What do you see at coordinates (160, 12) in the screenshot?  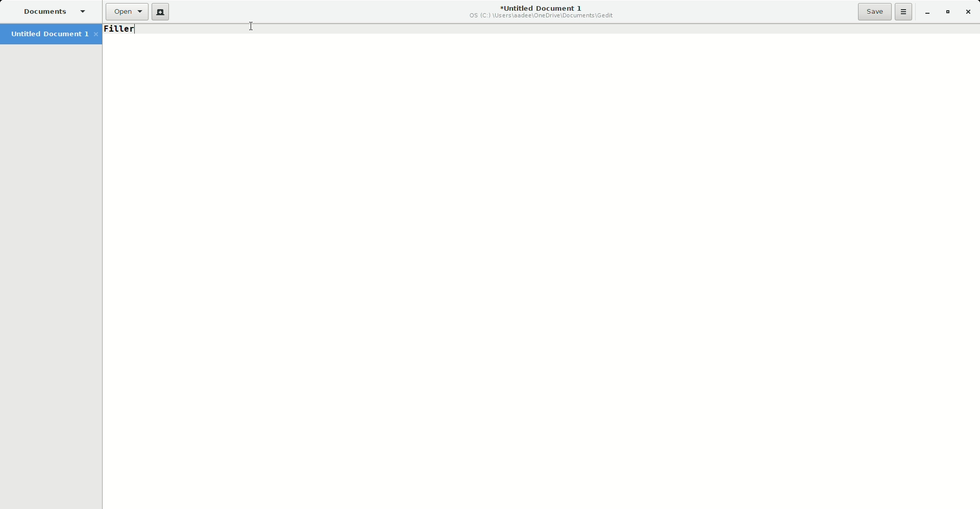 I see `New` at bounding box center [160, 12].